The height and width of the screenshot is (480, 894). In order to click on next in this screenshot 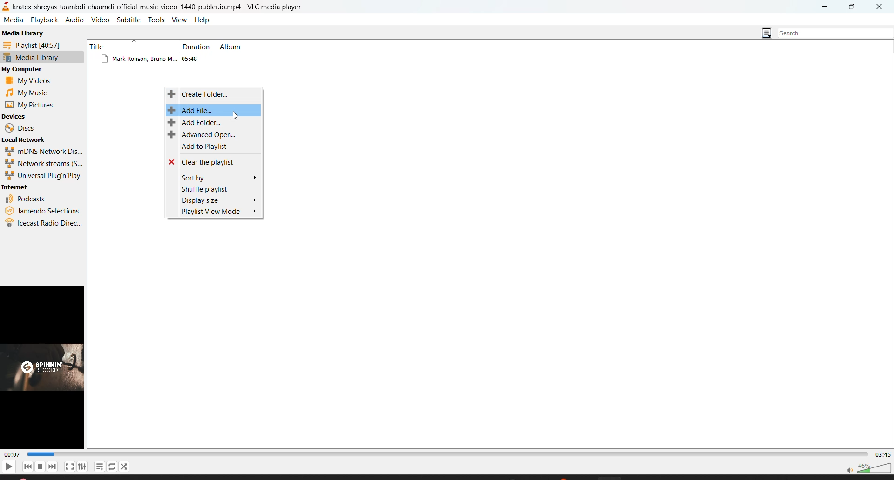, I will do `click(53, 466)`.